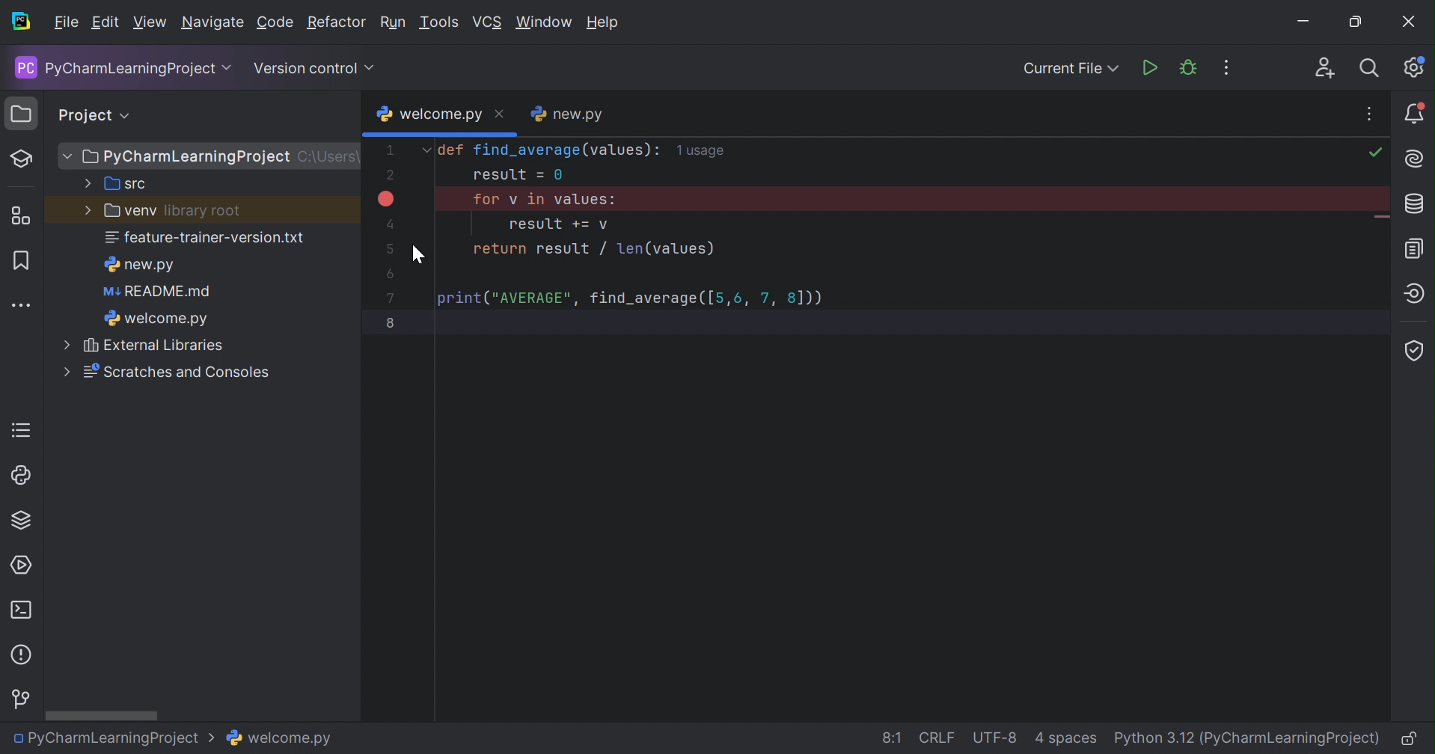 This screenshot has width=1435, height=754. I want to click on Breakpoint, so click(387, 197).